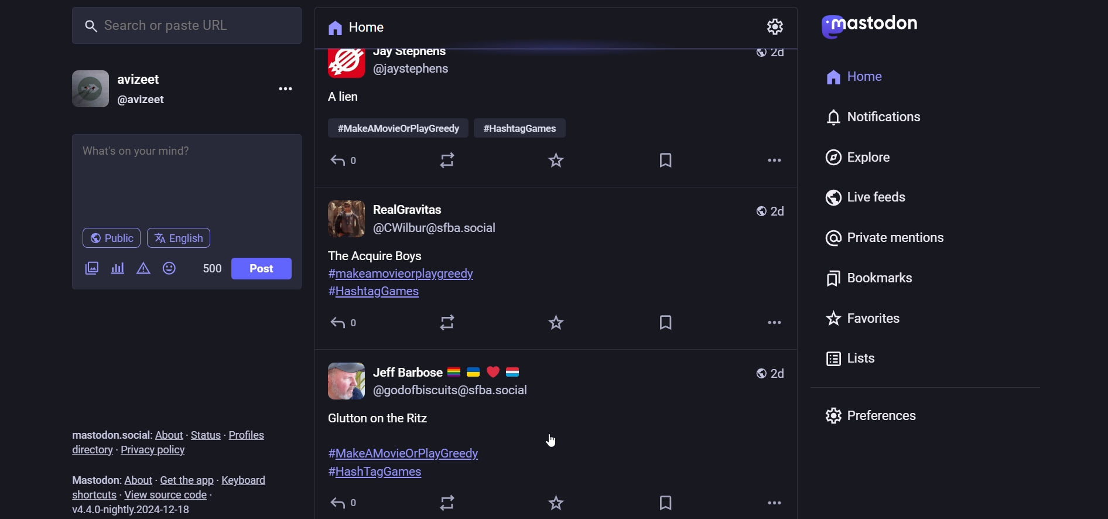 Image resolution: width=1108 pixels, height=519 pixels. Describe the element at coordinates (94, 494) in the screenshot. I see `shortcut` at that location.